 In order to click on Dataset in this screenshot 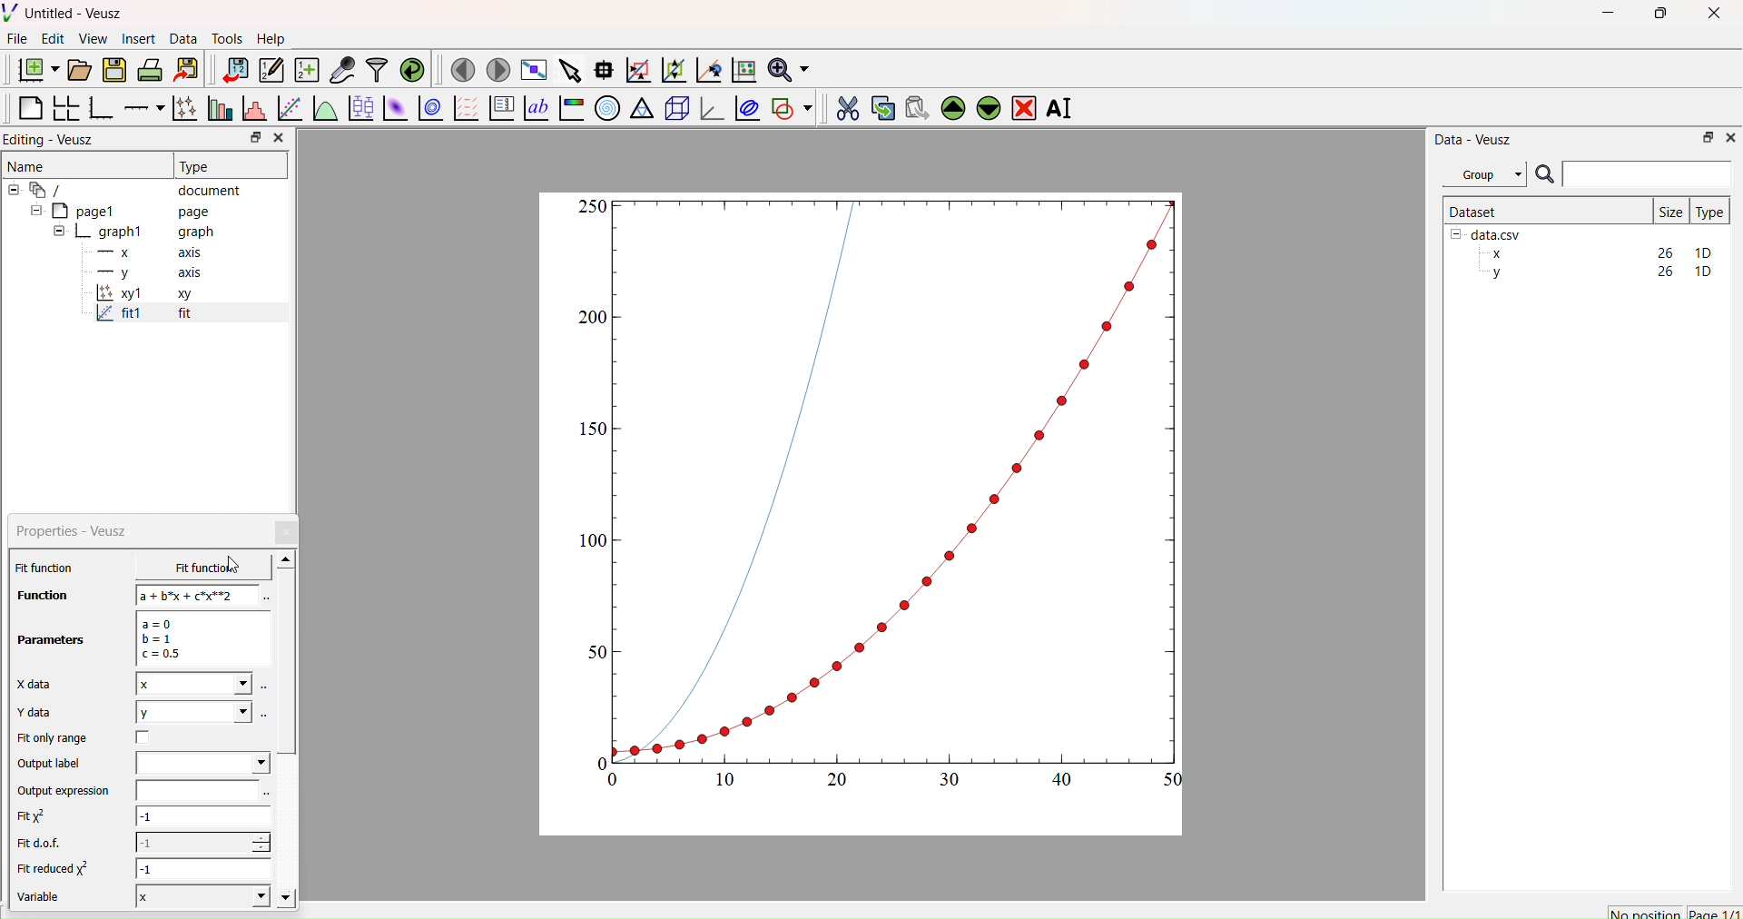, I will do `click(1474, 211)`.